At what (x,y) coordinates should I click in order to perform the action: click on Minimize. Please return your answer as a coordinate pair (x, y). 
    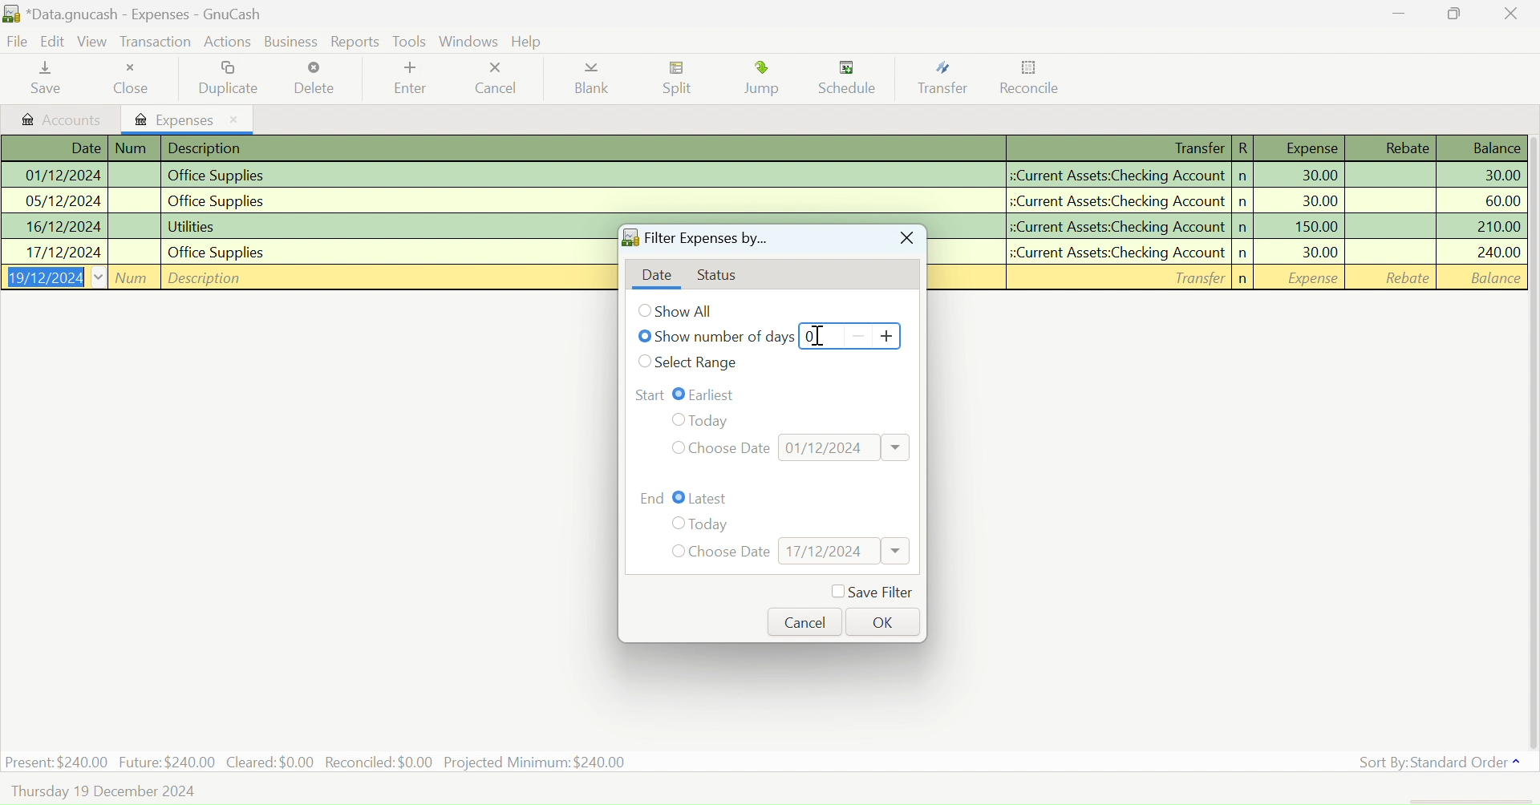
    Looking at the image, I should click on (1455, 13).